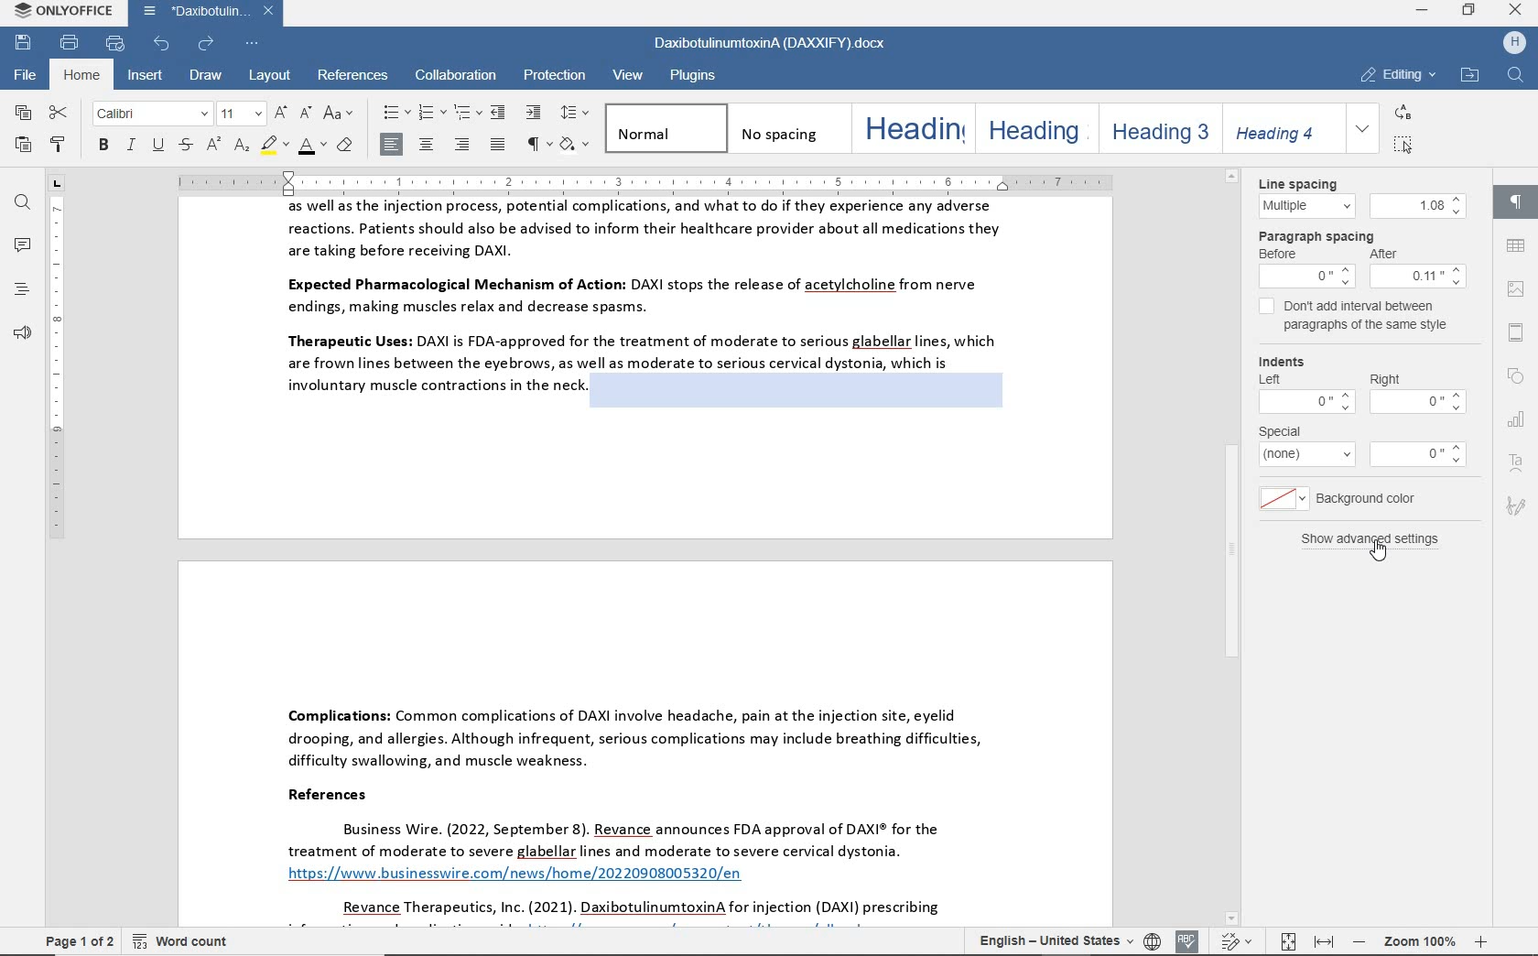 This screenshot has width=1538, height=956. What do you see at coordinates (311, 148) in the screenshot?
I see `font color` at bounding box center [311, 148].